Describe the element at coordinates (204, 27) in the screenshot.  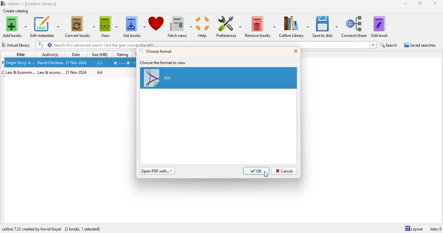
I see `help` at that location.